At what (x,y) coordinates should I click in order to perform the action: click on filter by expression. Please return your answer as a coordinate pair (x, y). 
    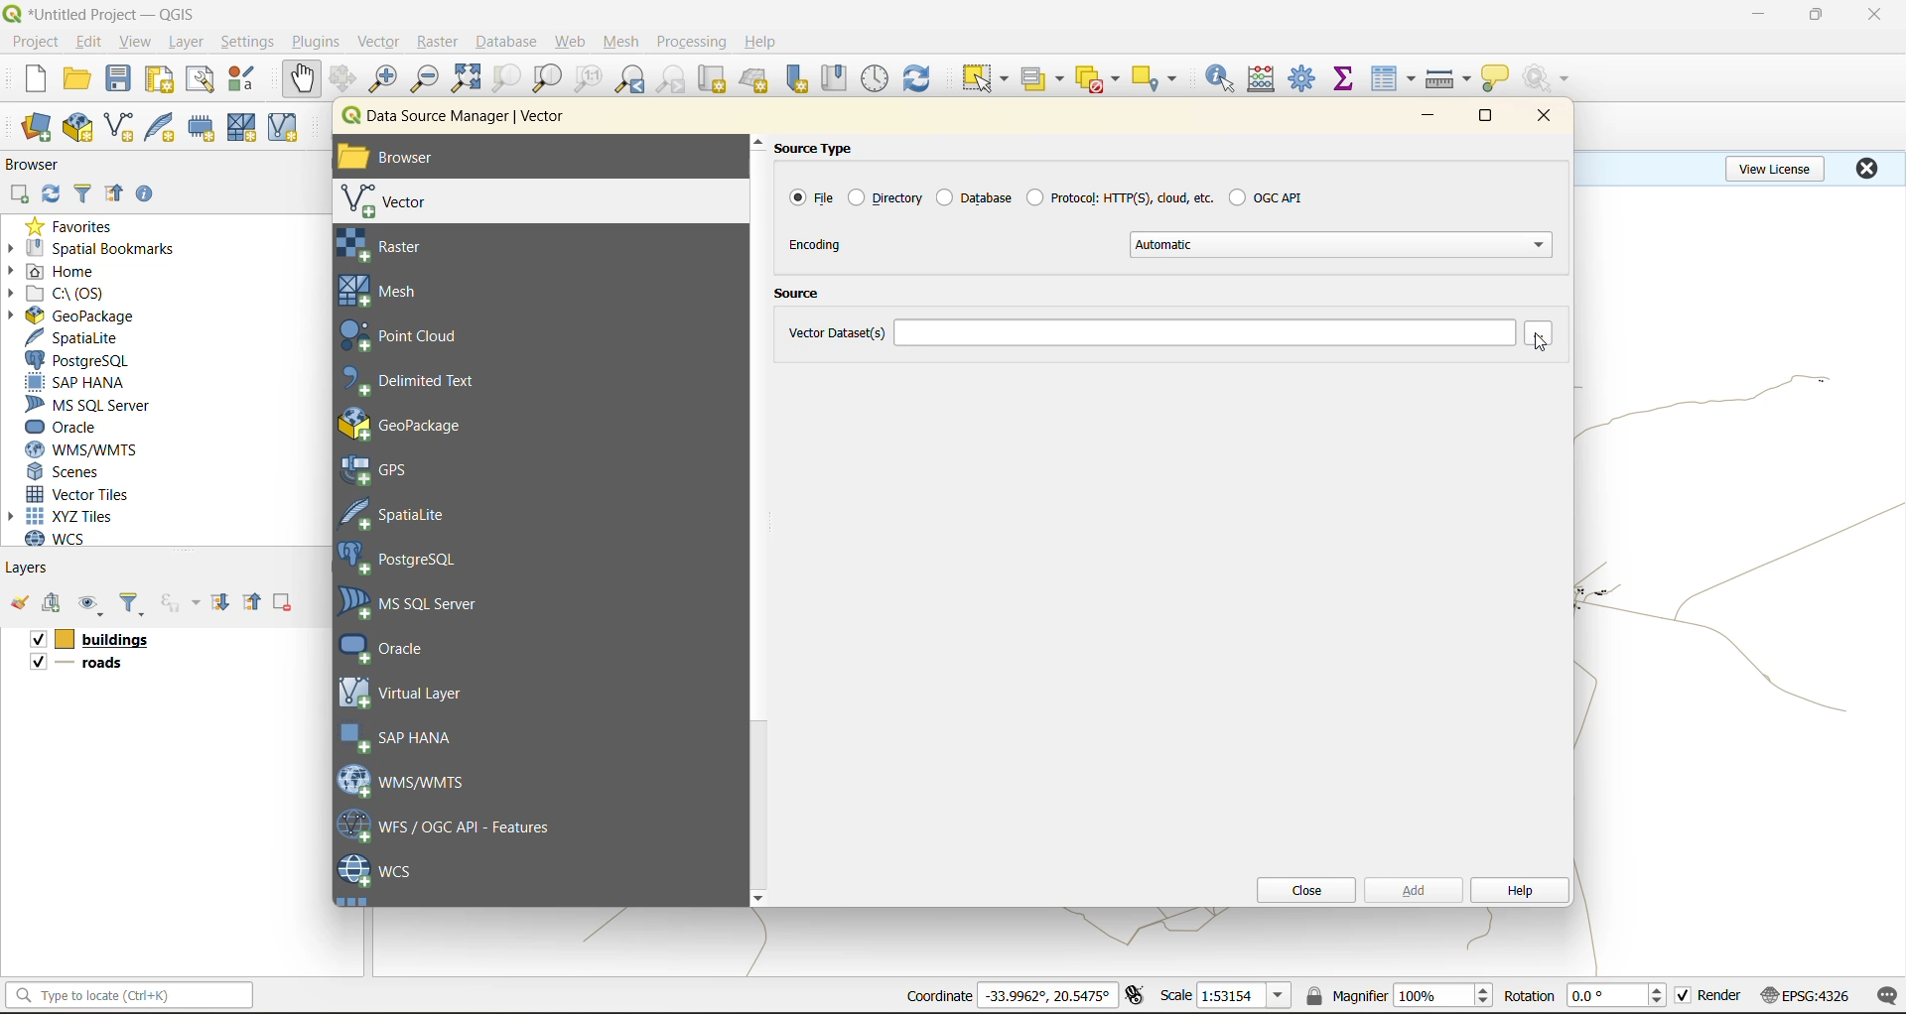
    Looking at the image, I should click on (183, 600).